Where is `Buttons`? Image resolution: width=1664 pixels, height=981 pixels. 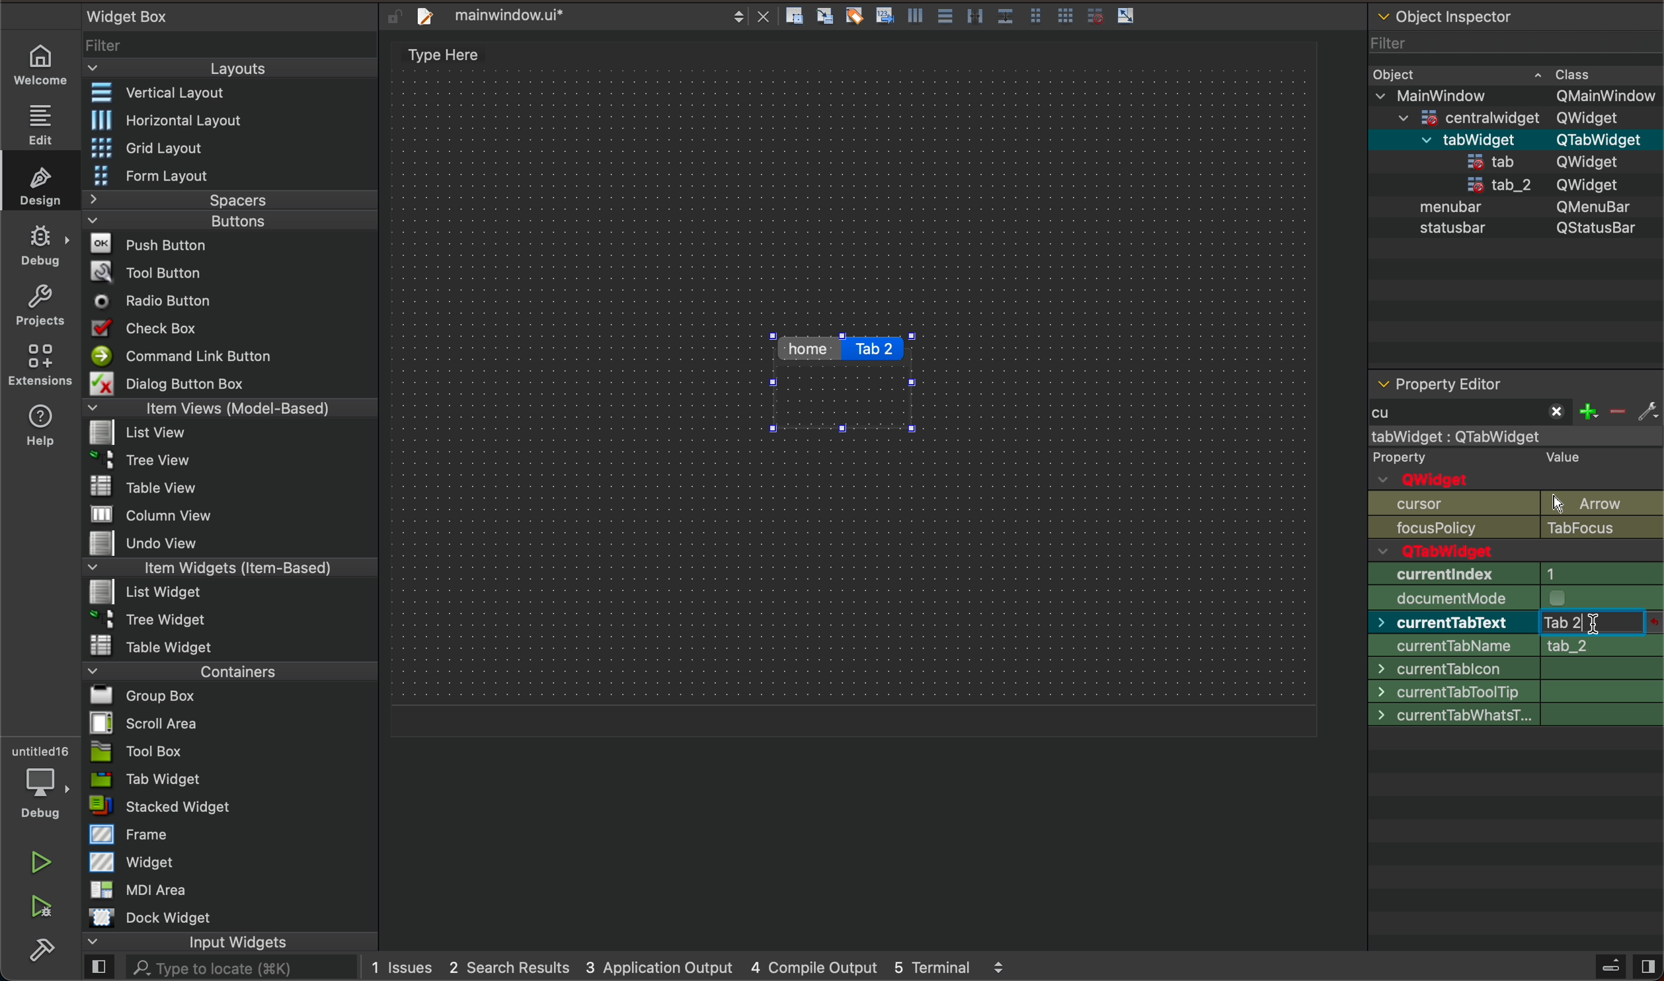
Buttons is located at coordinates (229, 220).